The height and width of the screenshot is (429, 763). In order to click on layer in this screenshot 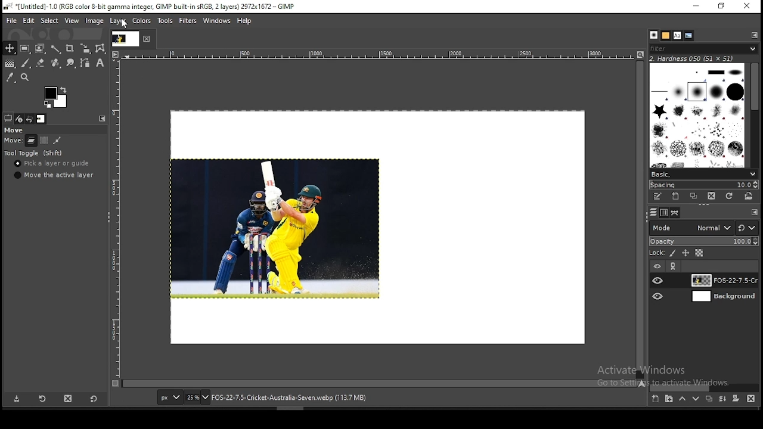, I will do `click(117, 21)`.